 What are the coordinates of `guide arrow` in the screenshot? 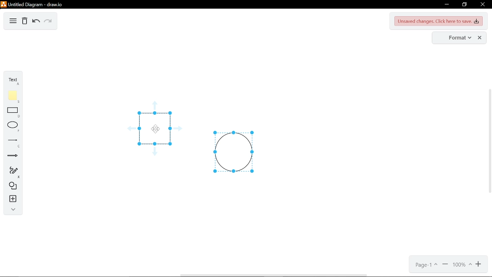 It's located at (155, 105).